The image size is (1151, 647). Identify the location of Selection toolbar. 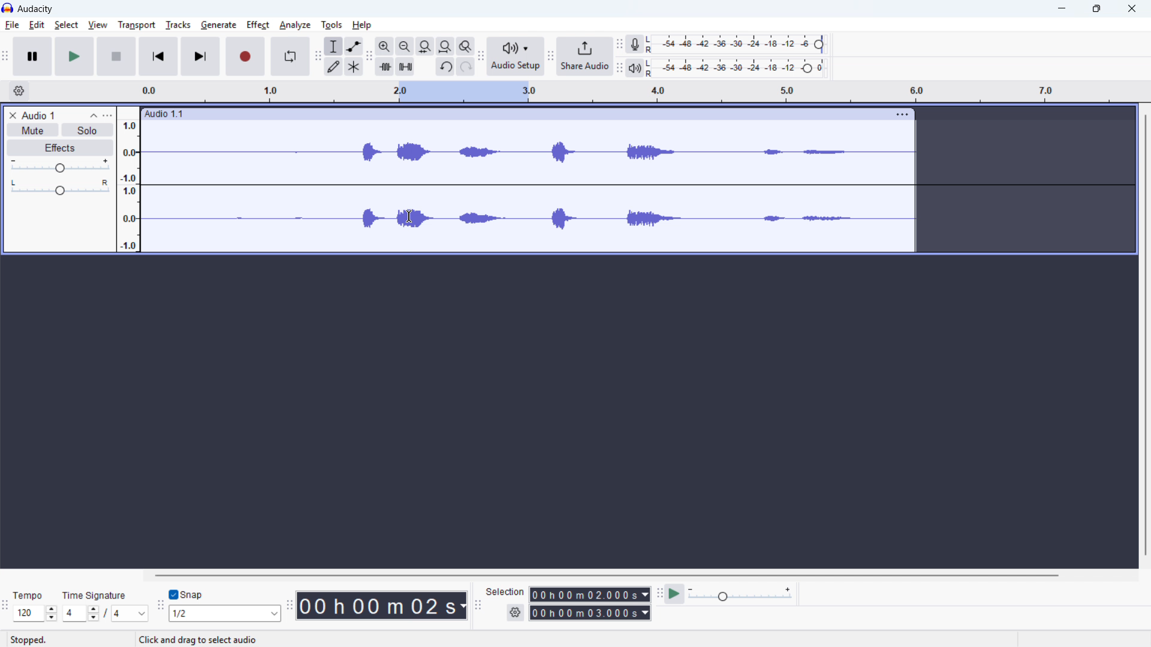
(480, 607).